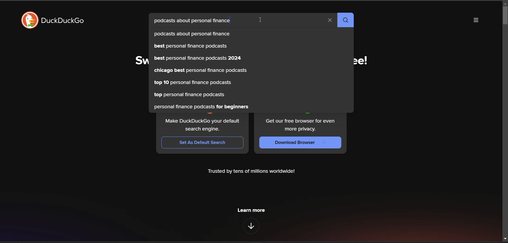 The height and width of the screenshot is (243, 508). I want to click on podcasts about personal finance, so click(191, 34).